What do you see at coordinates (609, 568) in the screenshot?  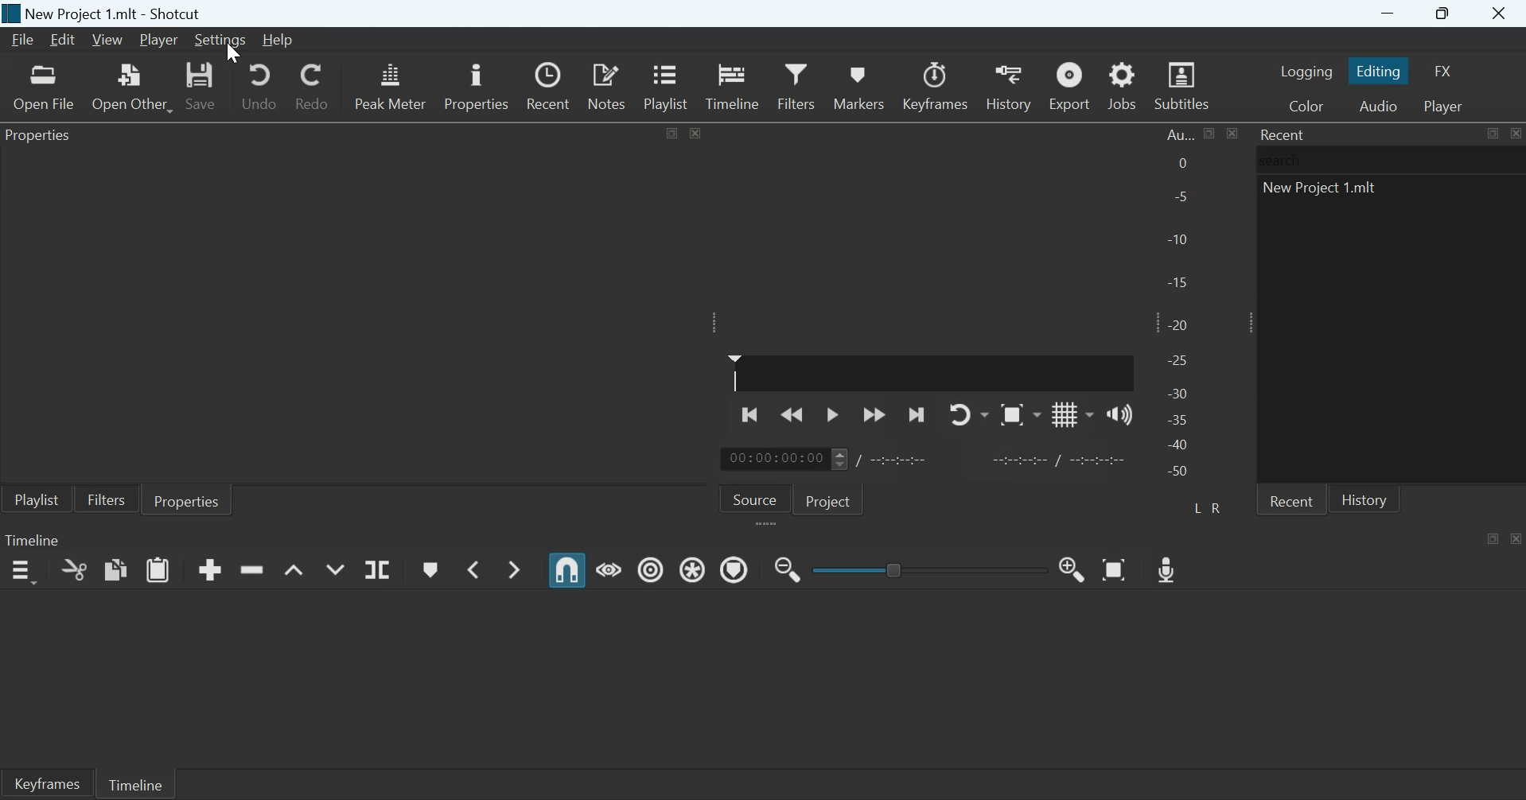 I see `Scrub while dragging` at bounding box center [609, 568].